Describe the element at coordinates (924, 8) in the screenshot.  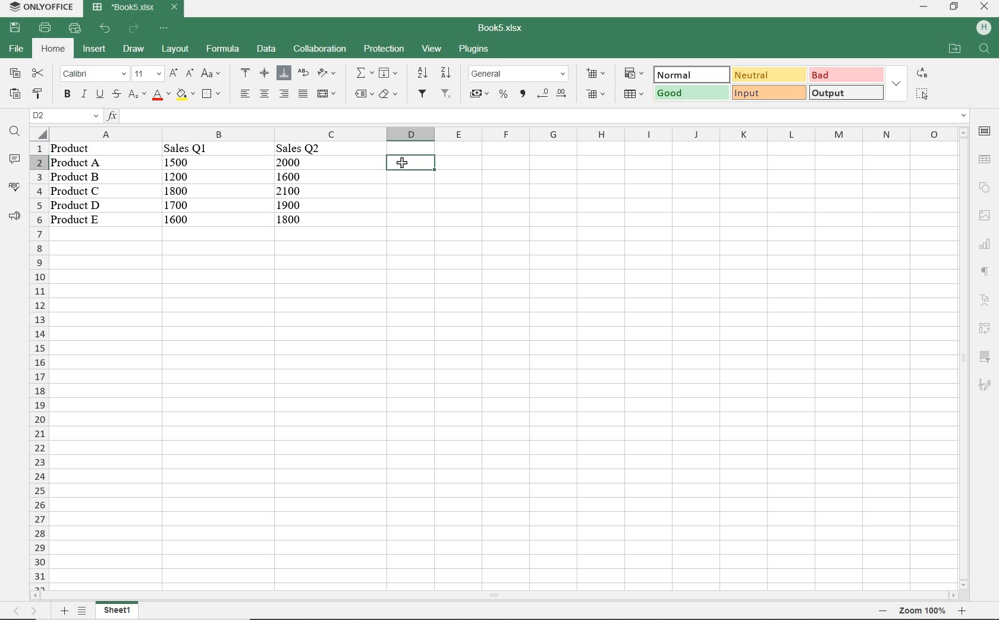
I see `minimize` at that location.